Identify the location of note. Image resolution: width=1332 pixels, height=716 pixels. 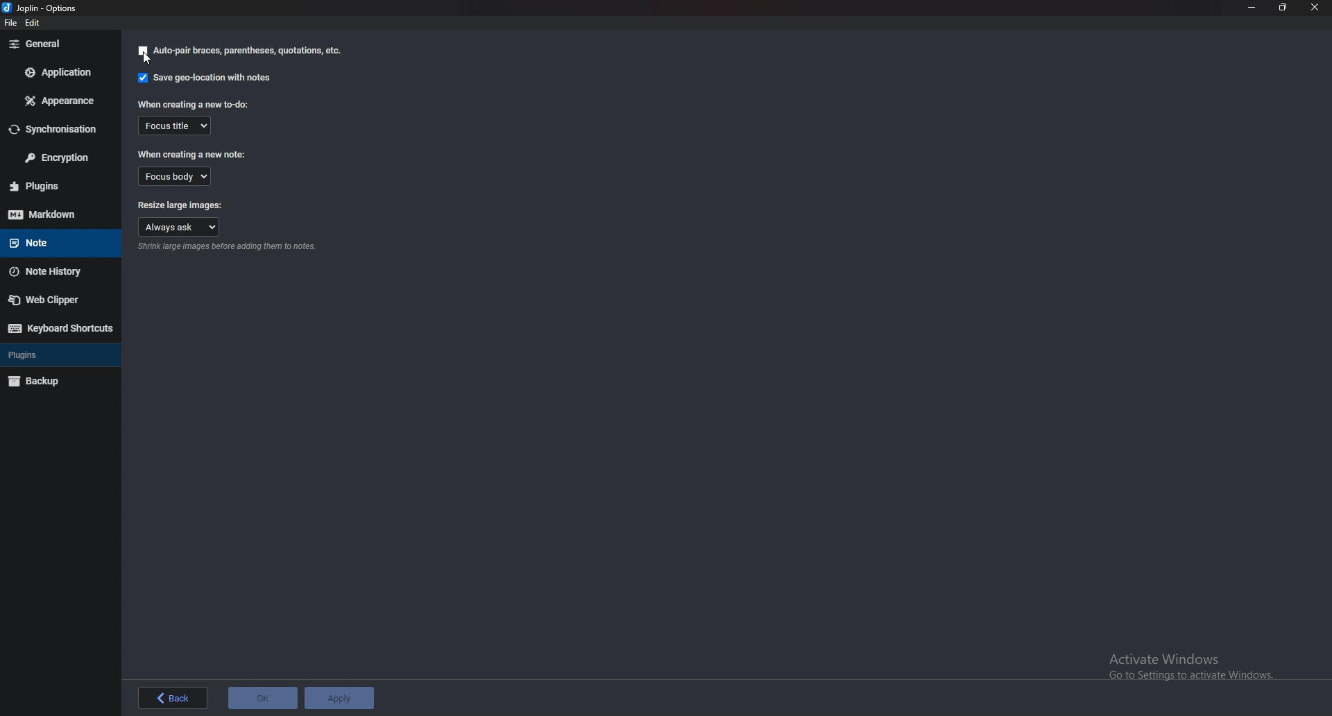
(53, 244).